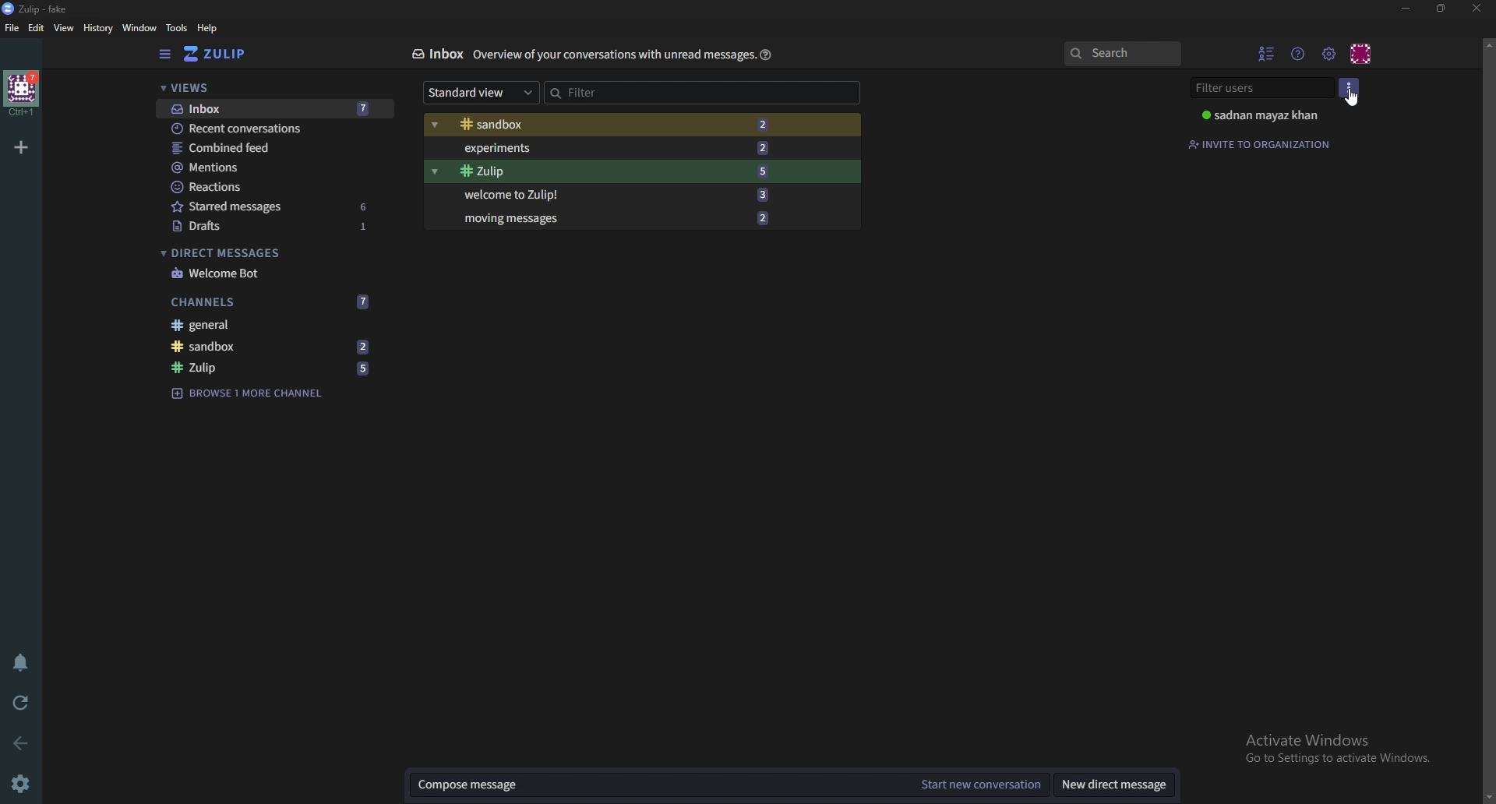  I want to click on New direct message, so click(1113, 785).